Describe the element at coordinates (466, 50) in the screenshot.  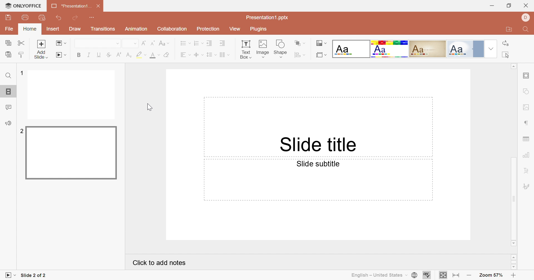
I see `Official` at that location.